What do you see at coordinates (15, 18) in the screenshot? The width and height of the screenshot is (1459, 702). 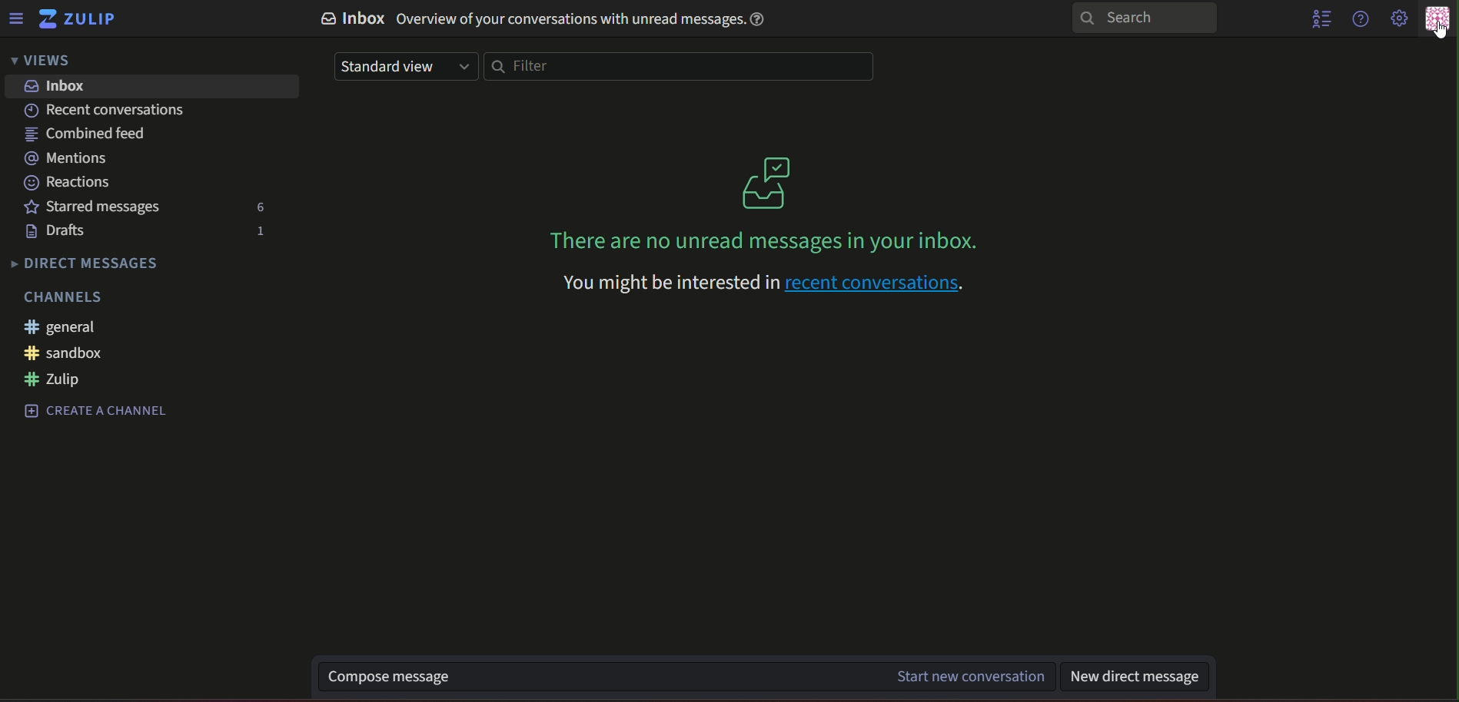 I see `menu` at bounding box center [15, 18].